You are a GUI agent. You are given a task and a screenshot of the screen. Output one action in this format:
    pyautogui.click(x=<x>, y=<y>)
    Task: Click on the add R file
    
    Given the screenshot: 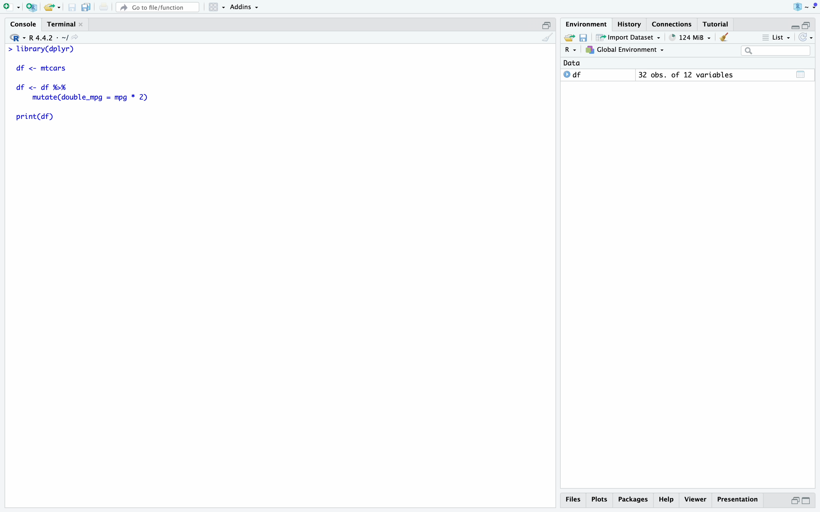 What is the action you would take?
    pyautogui.click(x=33, y=7)
    